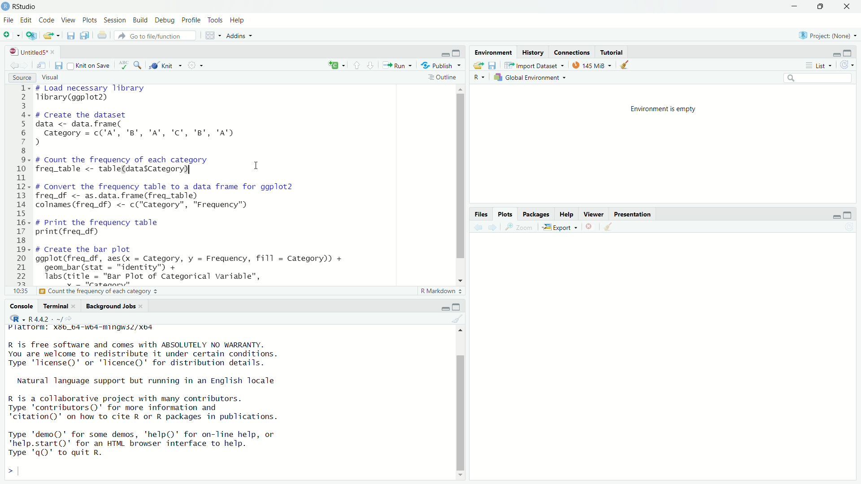 This screenshot has width=861, height=484. I want to click on maximize, so click(459, 53).